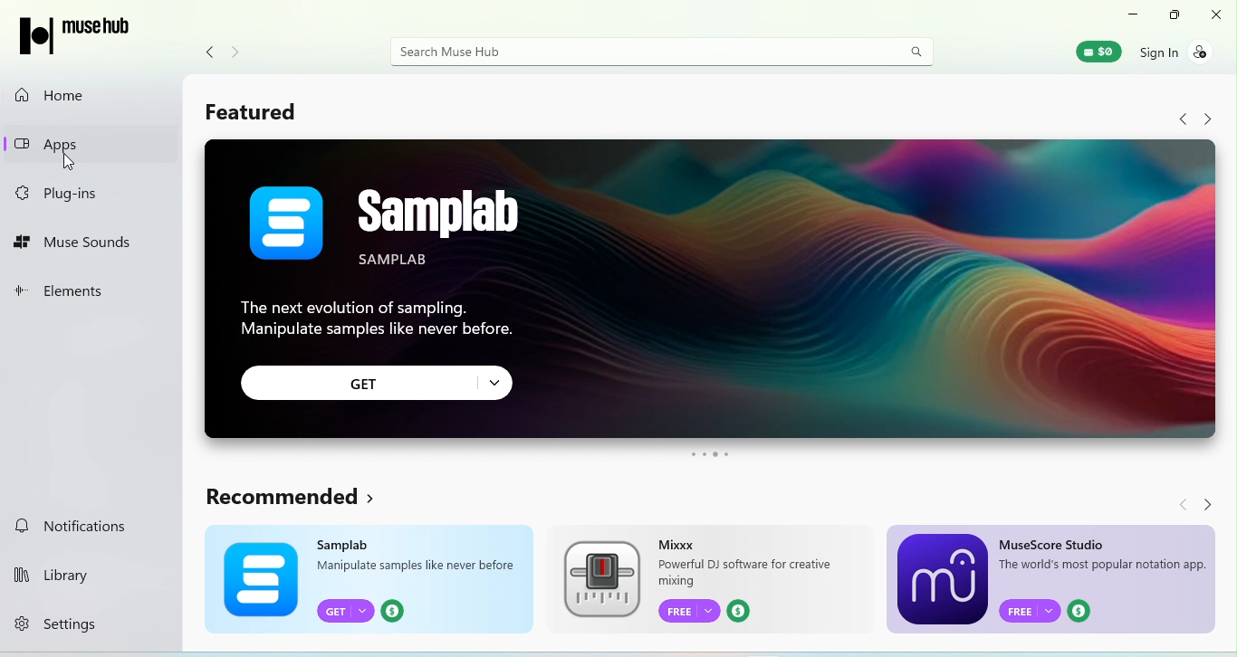 Image resolution: width=1237 pixels, height=657 pixels. Describe the element at coordinates (71, 163) in the screenshot. I see `Cursor` at that location.